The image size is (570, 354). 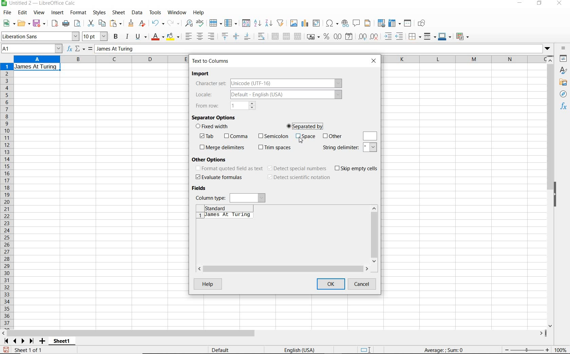 I want to click on locale, so click(x=267, y=95).